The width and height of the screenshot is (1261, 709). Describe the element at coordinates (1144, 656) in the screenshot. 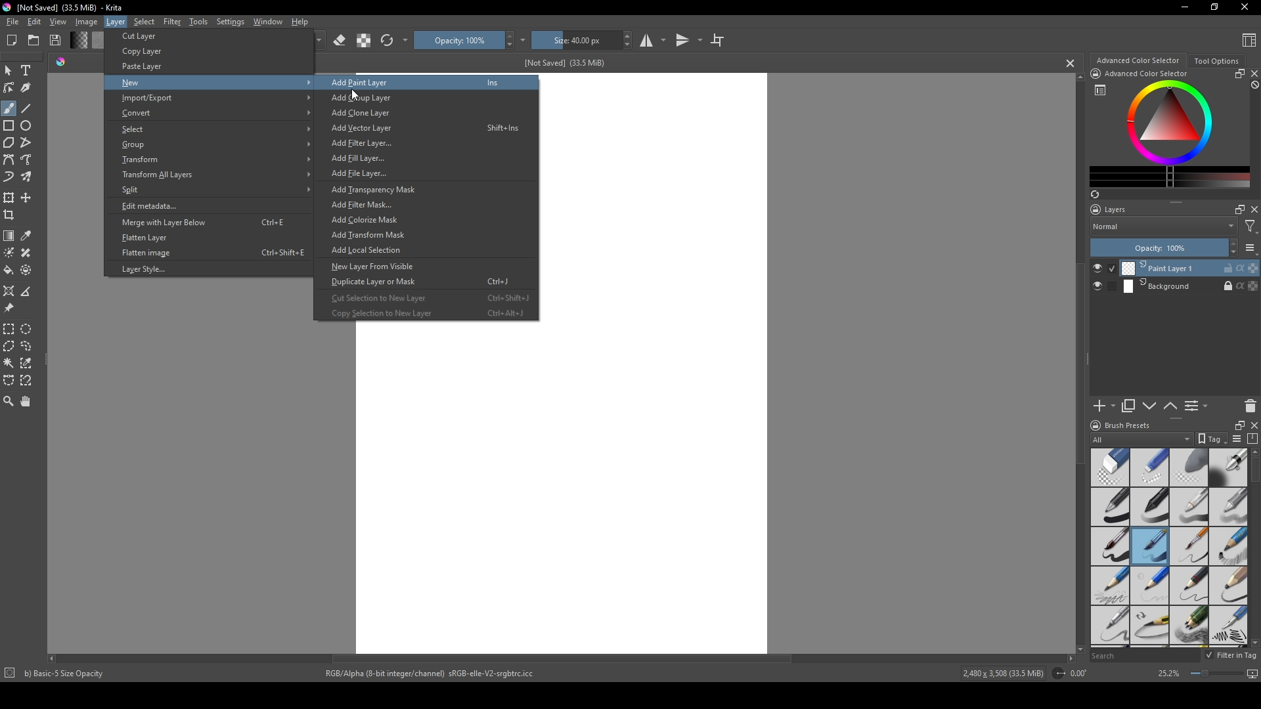

I see `Search` at that location.